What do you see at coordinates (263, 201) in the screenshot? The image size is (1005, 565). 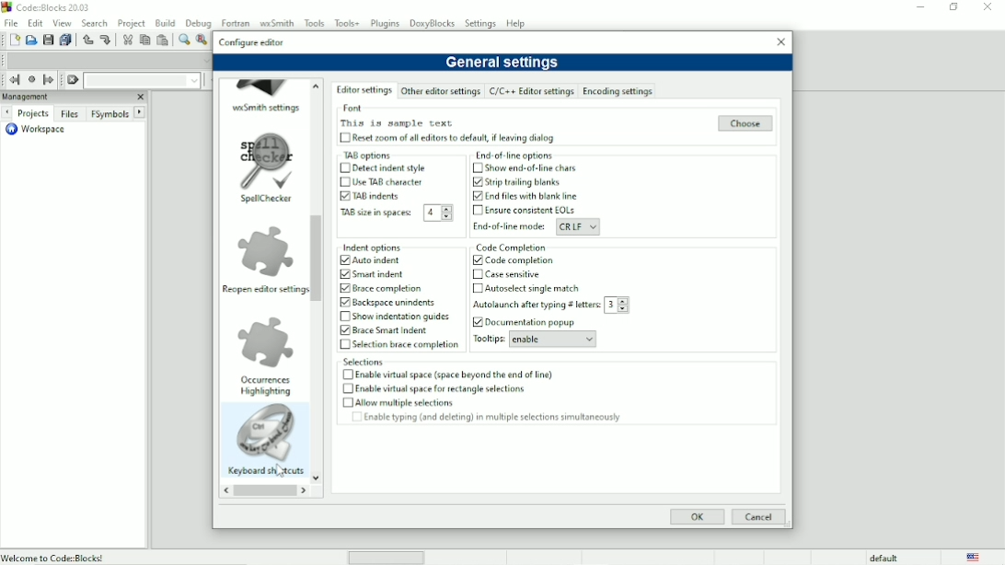 I see `Spellchecker` at bounding box center [263, 201].